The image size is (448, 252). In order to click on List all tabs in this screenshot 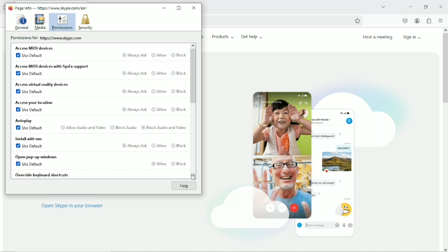, I will do `click(383, 6)`.